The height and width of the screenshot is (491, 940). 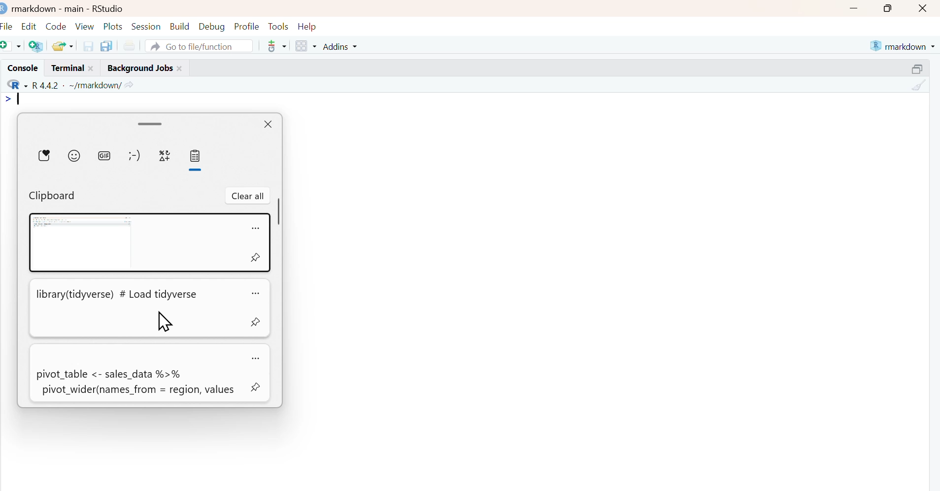 I want to click on GIFs, so click(x=107, y=157).